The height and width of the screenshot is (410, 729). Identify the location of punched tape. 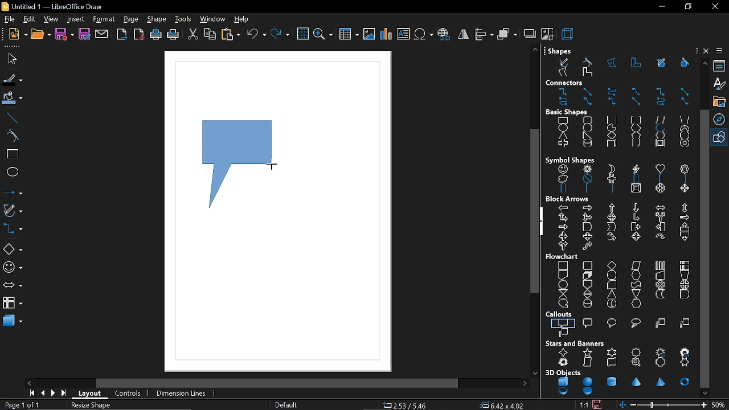
(635, 284).